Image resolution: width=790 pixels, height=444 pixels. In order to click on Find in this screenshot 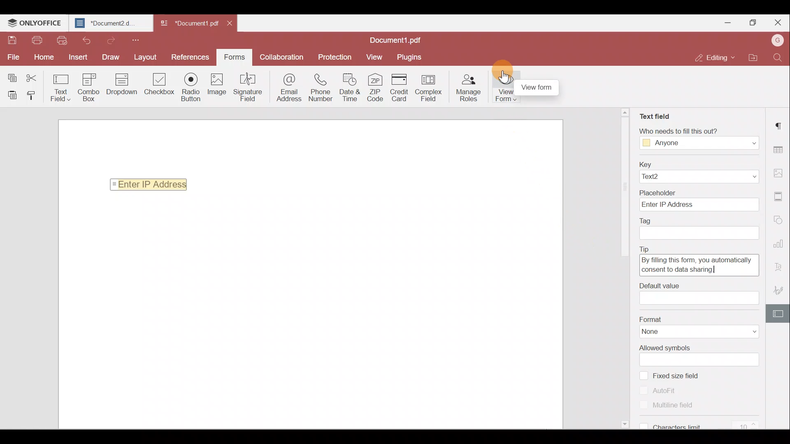, I will do `click(777, 59)`.